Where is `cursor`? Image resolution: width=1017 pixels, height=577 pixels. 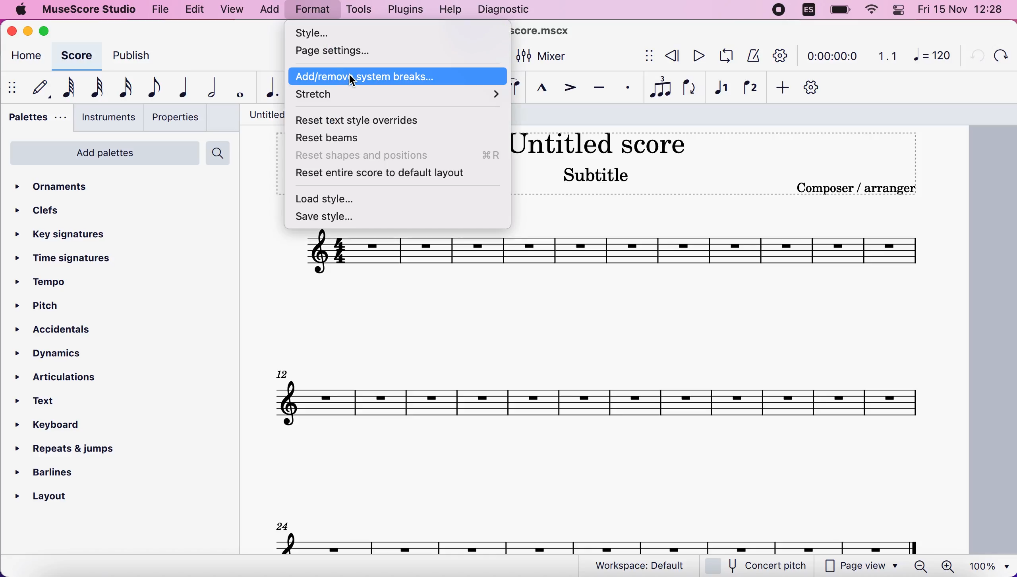
cursor is located at coordinates (354, 81).